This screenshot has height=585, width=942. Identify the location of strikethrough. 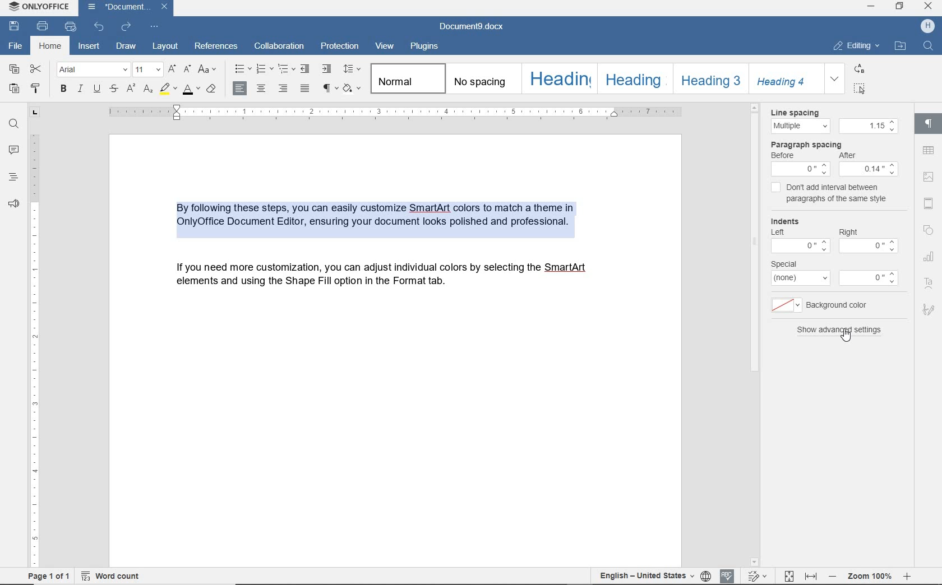
(113, 90).